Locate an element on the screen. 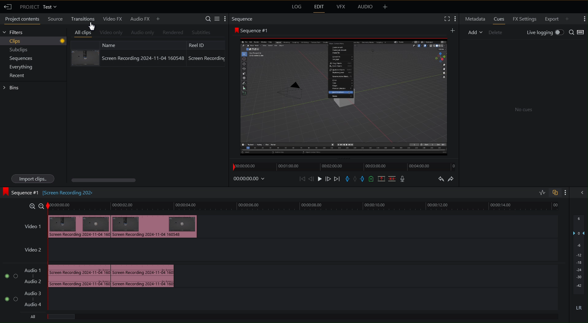 The image size is (588, 323). Skip Forward is located at coordinates (336, 179).